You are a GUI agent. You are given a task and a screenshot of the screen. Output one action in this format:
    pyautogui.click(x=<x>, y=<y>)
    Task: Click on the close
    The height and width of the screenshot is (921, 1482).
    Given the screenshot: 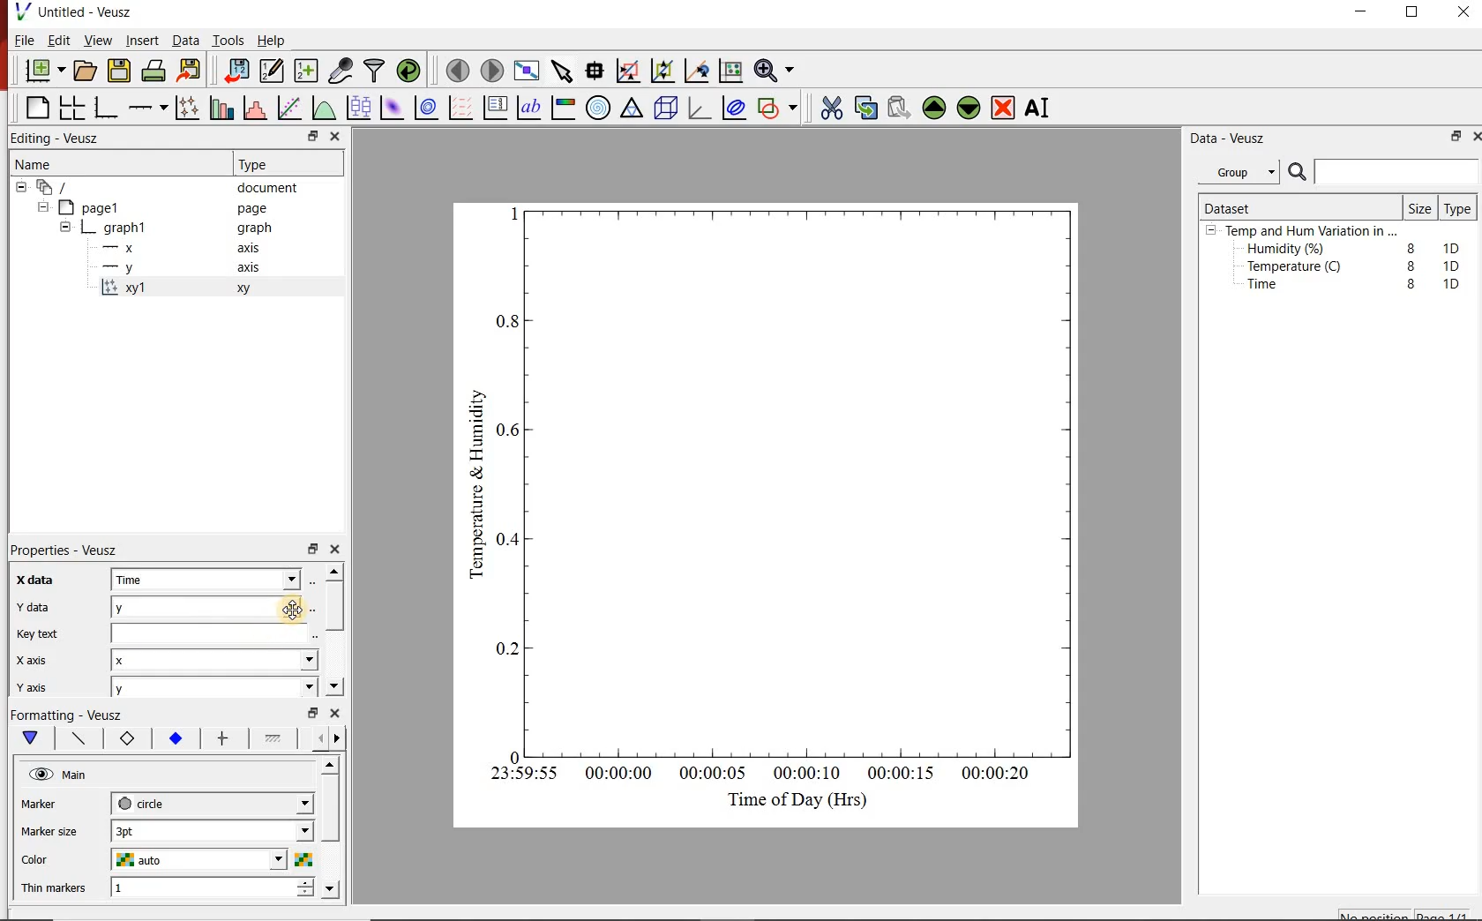 What is the action you would take?
    pyautogui.click(x=341, y=550)
    